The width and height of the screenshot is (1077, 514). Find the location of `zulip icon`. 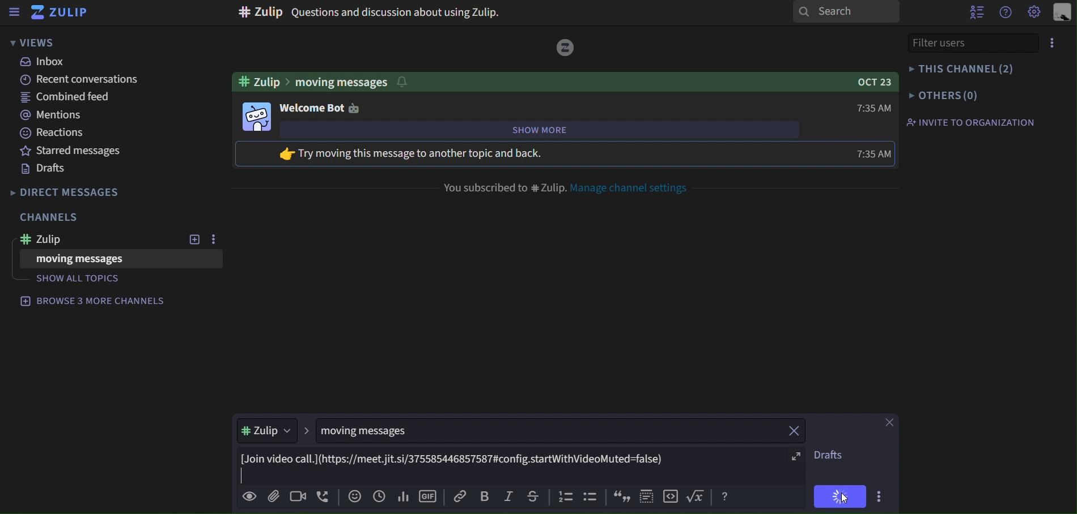

zulip icon is located at coordinates (59, 13).